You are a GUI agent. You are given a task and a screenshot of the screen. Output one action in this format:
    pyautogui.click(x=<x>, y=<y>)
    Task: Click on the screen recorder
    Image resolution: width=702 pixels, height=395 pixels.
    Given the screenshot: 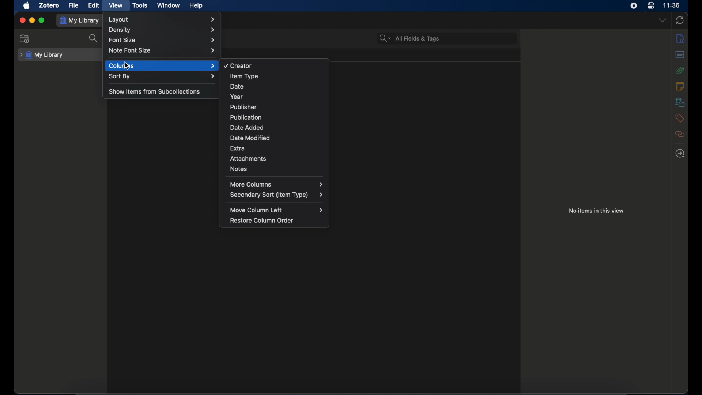 What is the action you would take?
    pyautogui.click(x=634, y=5)
    